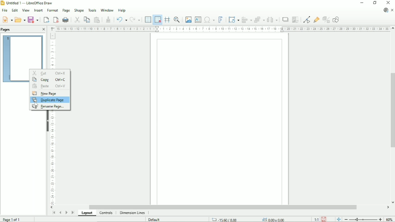  Describe the element at coordinates (12, 219) in the screenshot. I see `Page 1 of 1` at that location.